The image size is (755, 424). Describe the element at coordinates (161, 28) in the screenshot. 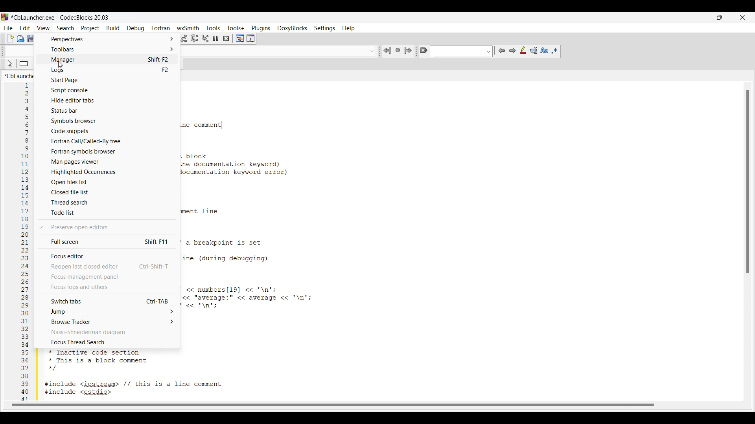

I see `Fortran menu` at that location.